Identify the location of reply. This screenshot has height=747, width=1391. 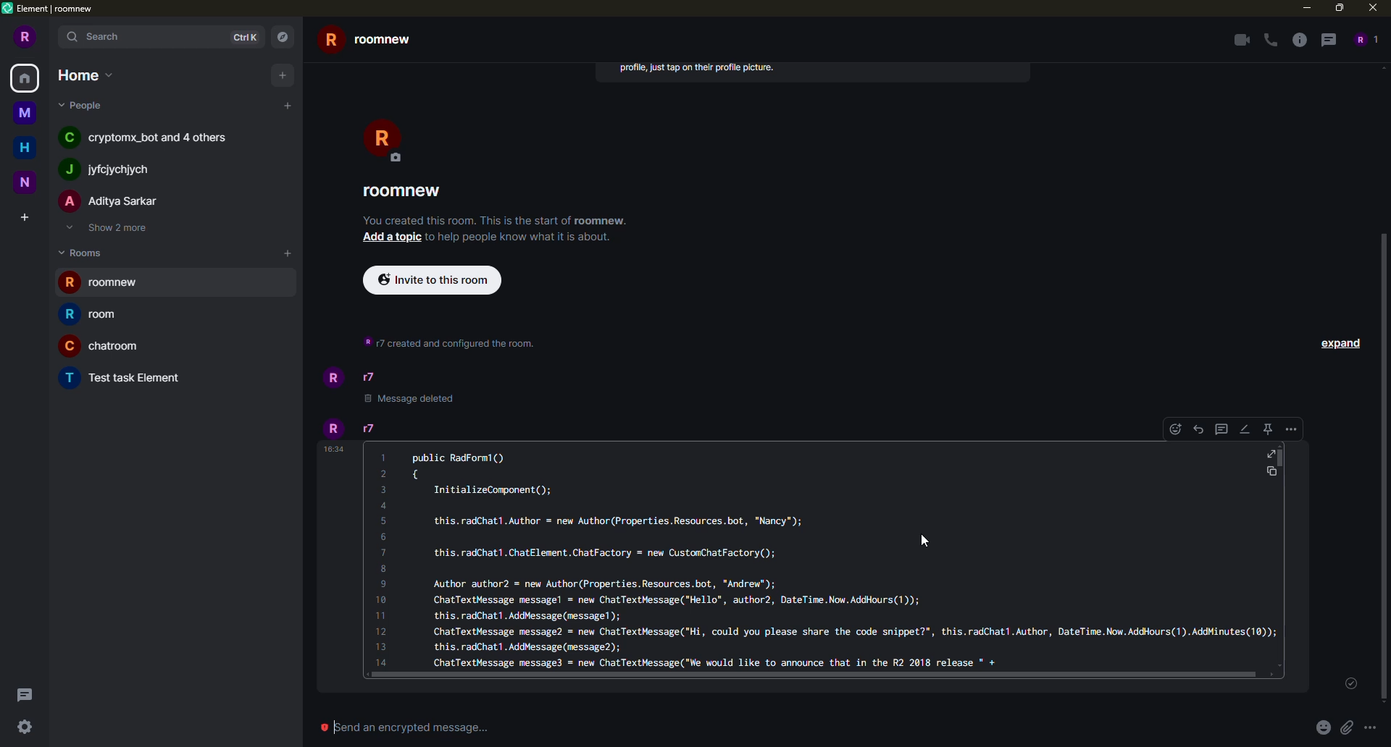
(1198, 431).